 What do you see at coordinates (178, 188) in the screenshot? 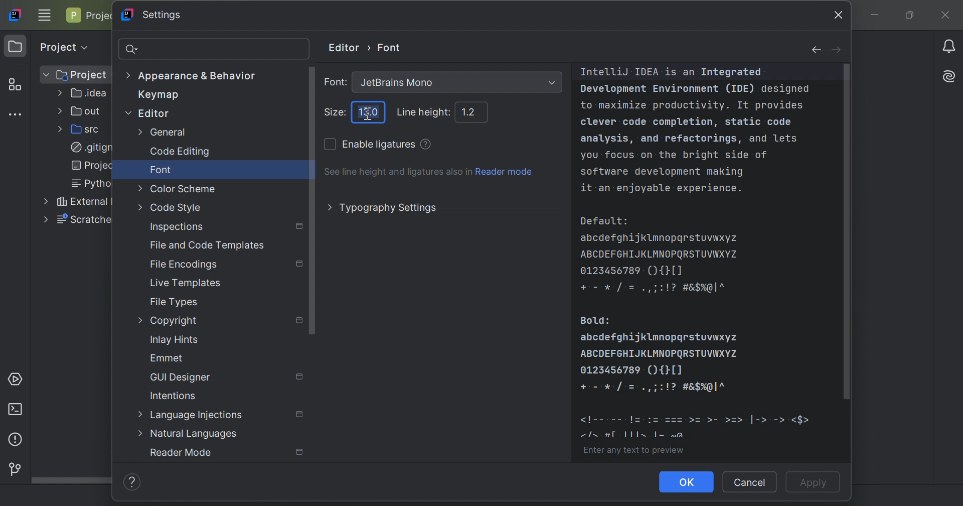
I see `Color scheme` at bounding box center [178, 188].